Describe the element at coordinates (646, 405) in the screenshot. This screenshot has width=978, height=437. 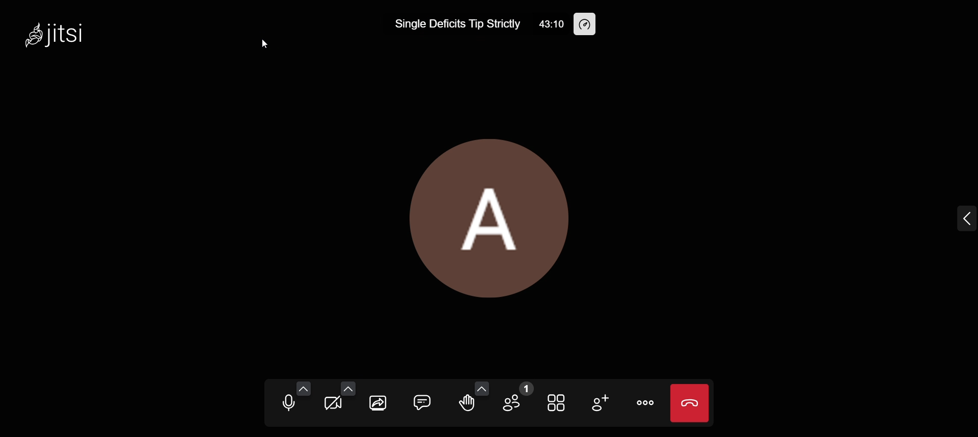
I see `more actions` at that location.